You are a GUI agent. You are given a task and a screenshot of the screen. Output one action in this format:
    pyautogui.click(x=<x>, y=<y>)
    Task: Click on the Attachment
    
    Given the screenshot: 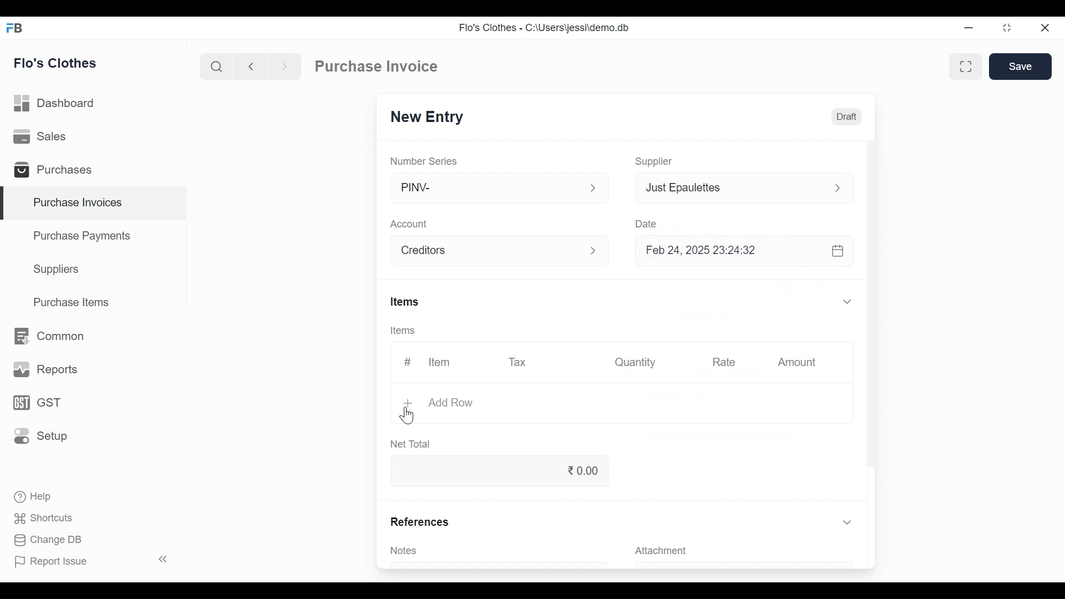 What is the action you would take?
    pyautogui.click(x=663, y=550)
    